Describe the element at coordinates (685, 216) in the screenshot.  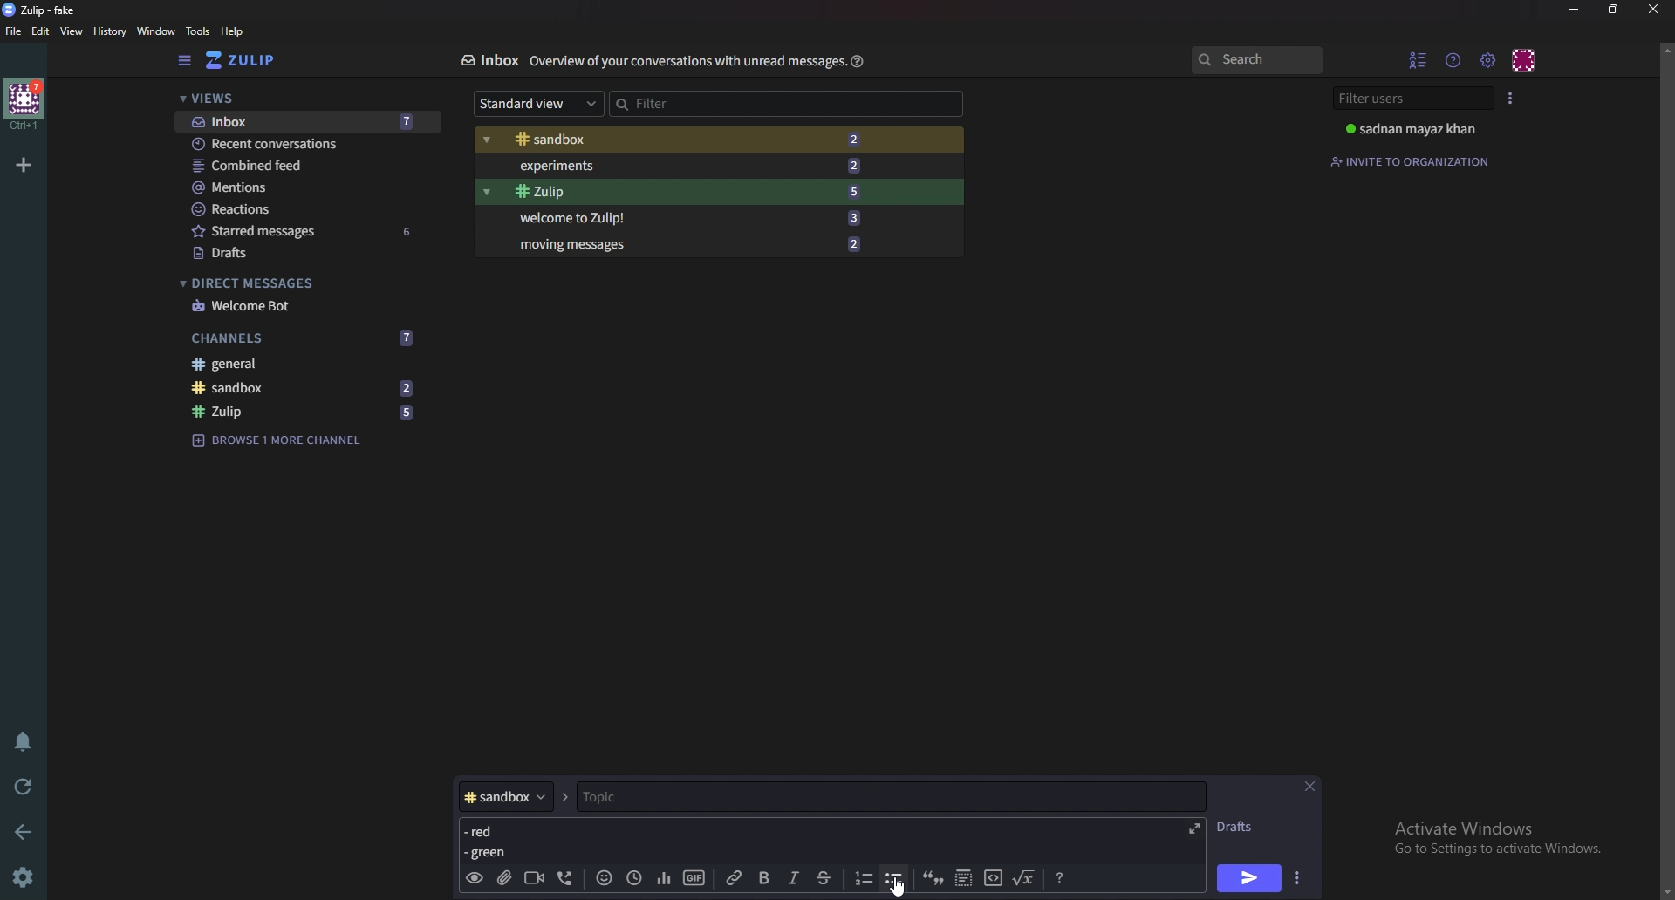
I see `Welcome to zulip` at that location.